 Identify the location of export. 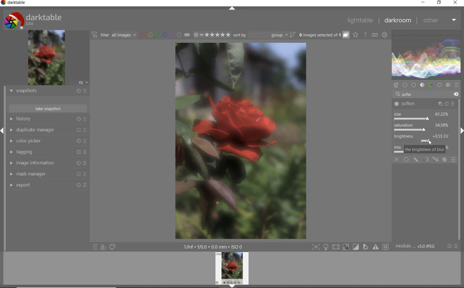
(48, 186).